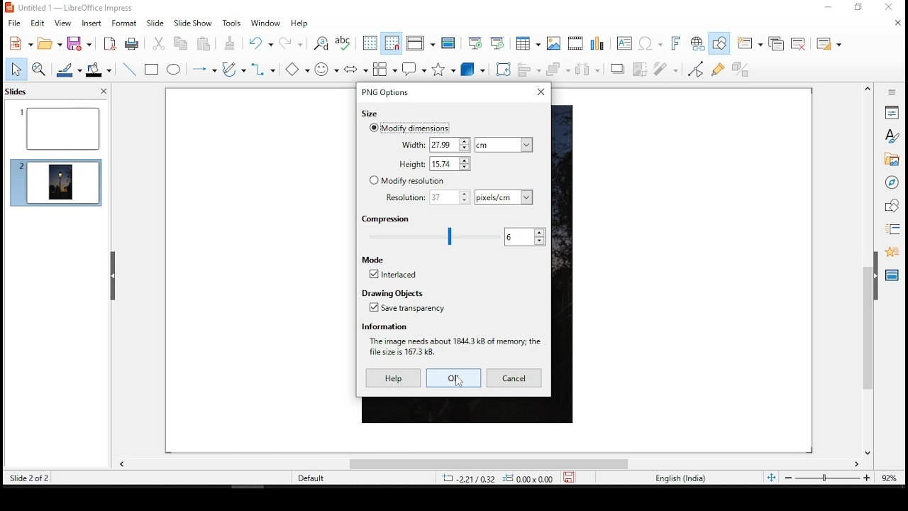  I want to click on navigator, so click(892, 182).